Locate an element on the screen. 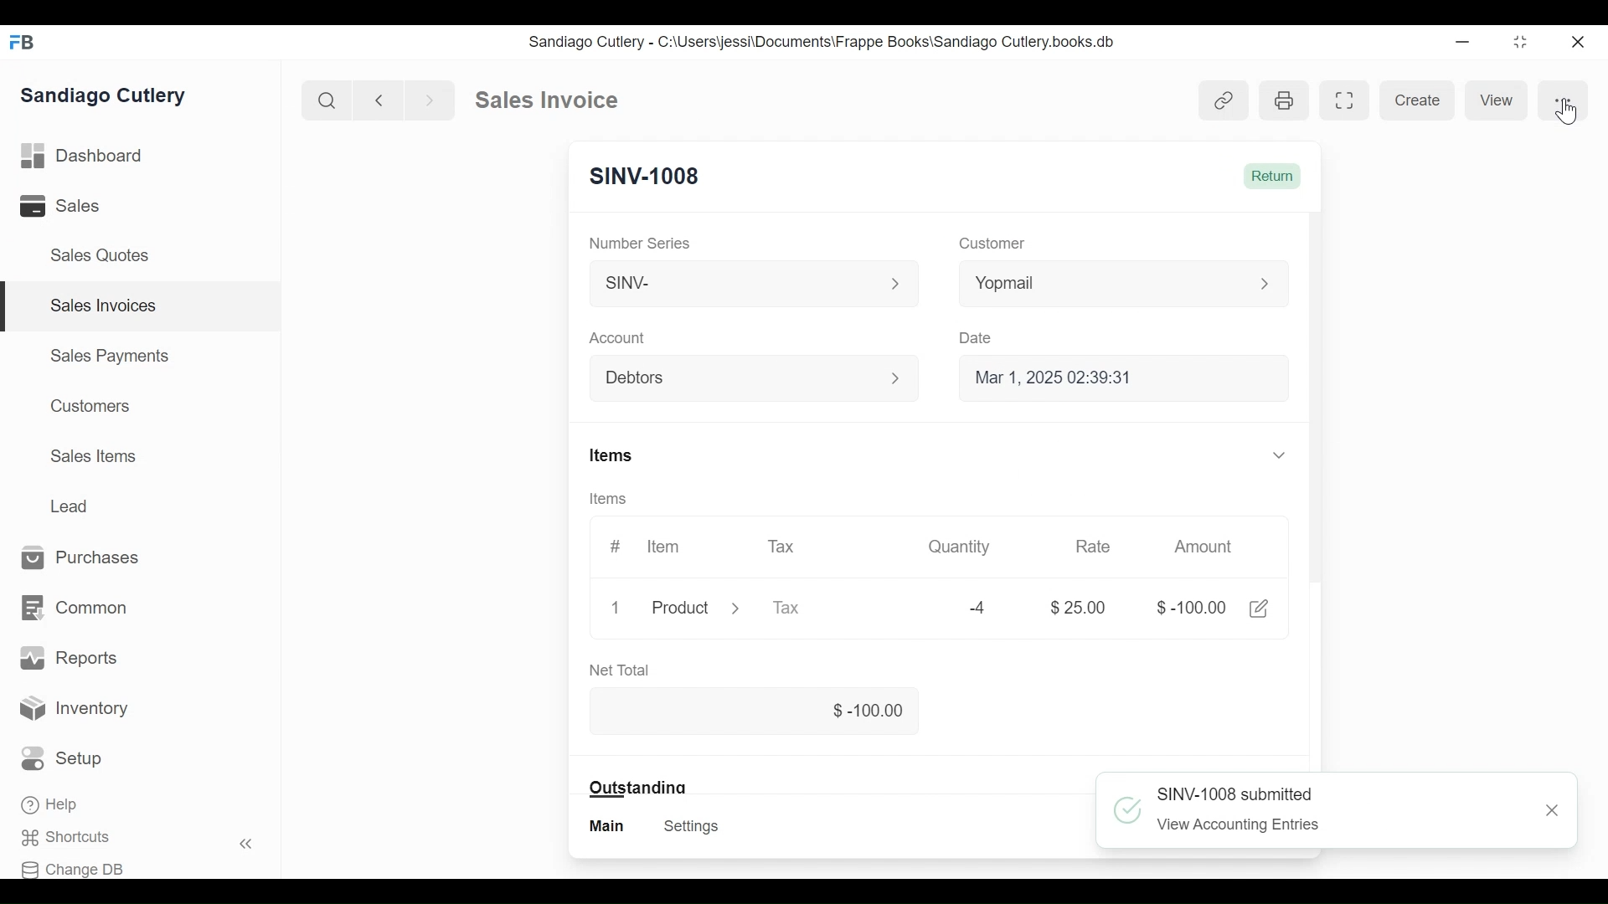 This screenshot has width=1608, height=904. Tax is located at coordinates (784, 547).